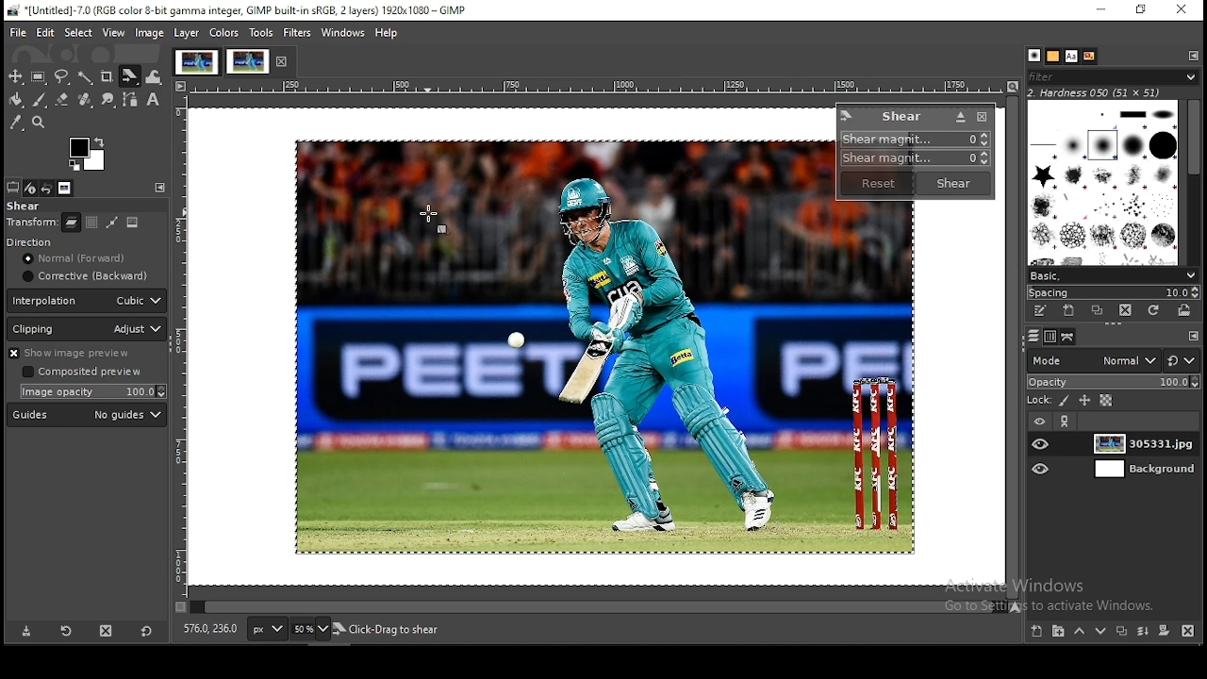  Describe the element at coordinates (1107, 402) in the screenshot. I see `lock alpha channel` at that location.